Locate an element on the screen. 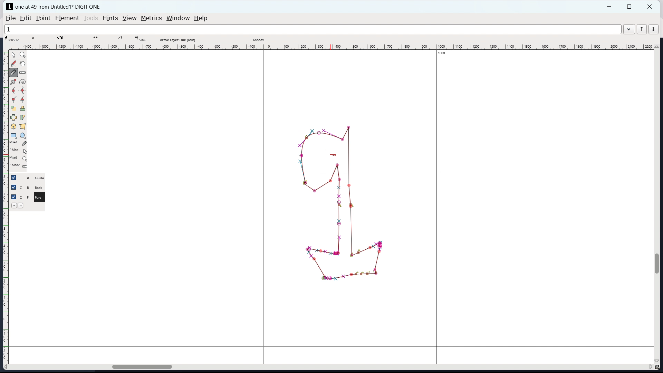  is layer visible is located at coordinates (13, 187).